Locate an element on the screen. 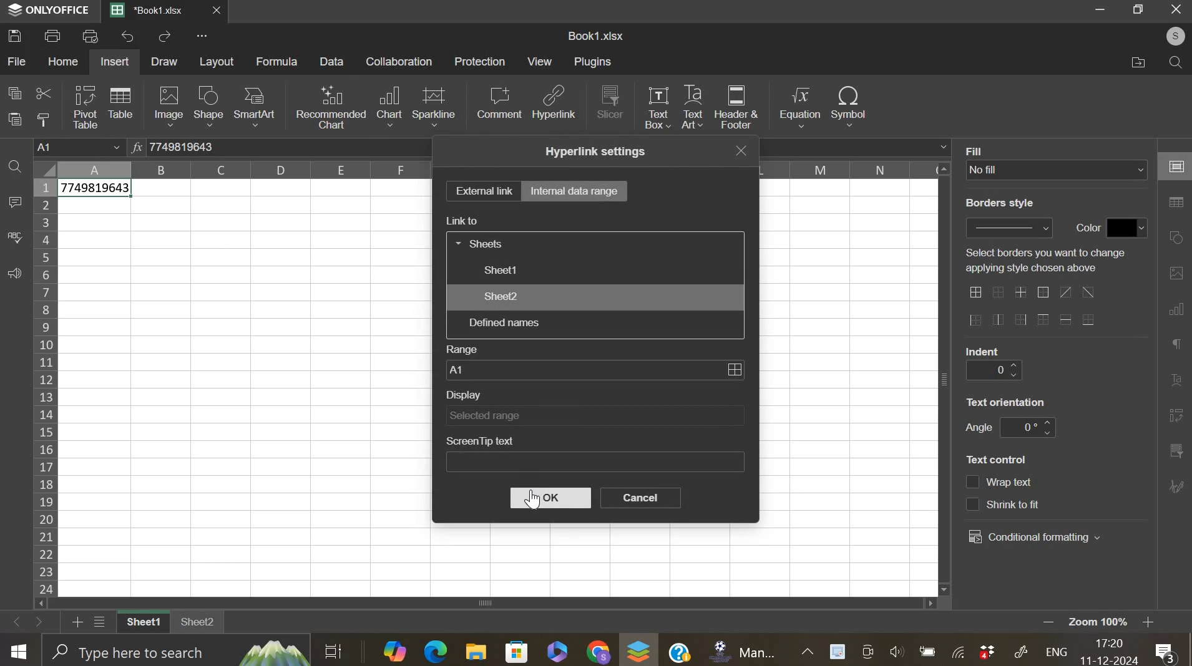  text orientation angle is located at coordinates (1027, 427).